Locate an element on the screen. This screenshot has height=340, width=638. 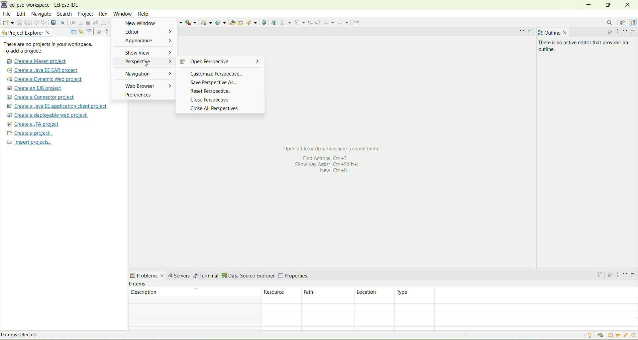
There is no active editor that provides an outline. is located at coordinates (573, 51).